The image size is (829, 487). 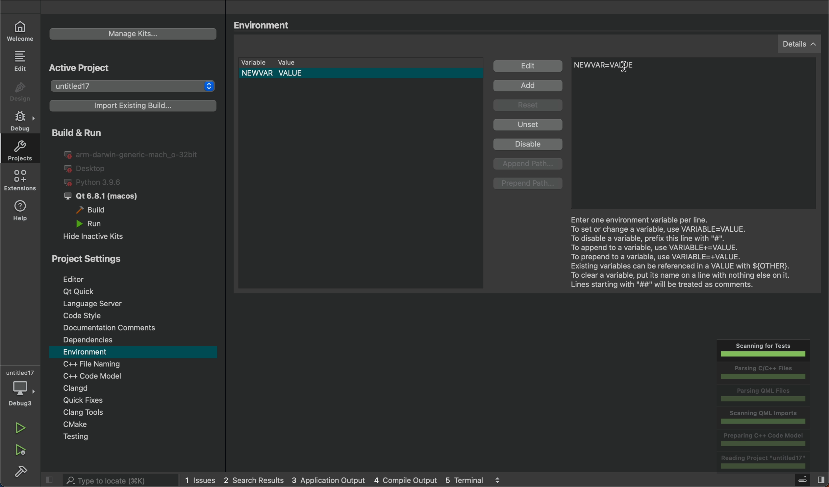 I want to click on editor, so click(x=132, y=277).